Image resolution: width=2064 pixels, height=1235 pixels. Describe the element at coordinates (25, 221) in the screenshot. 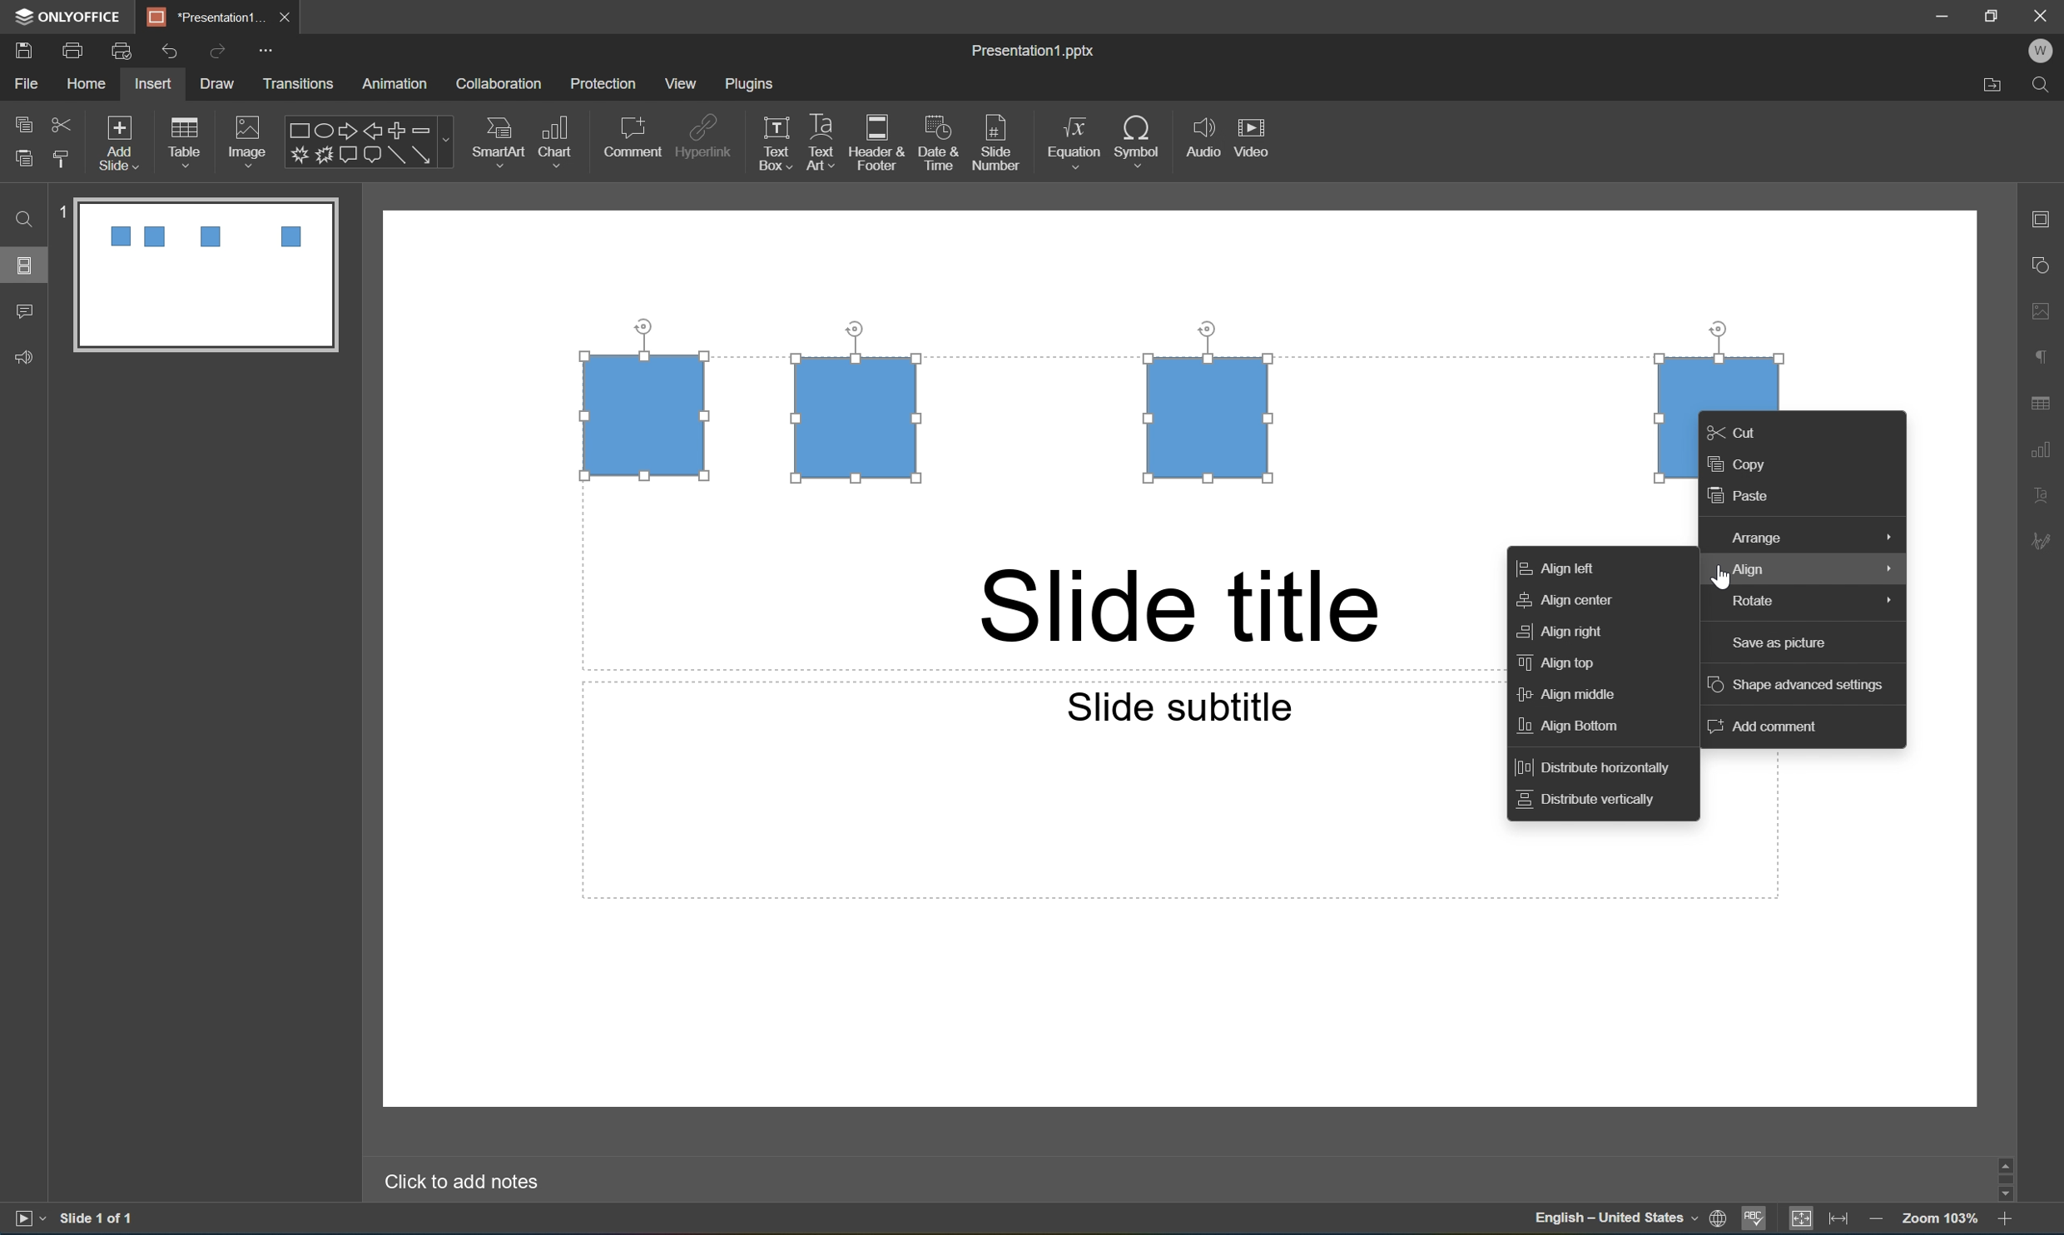

I see `Find` at that location.